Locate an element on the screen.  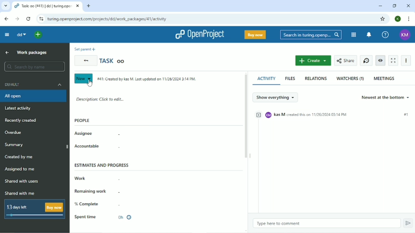
More is located at coordinates (407, 60).